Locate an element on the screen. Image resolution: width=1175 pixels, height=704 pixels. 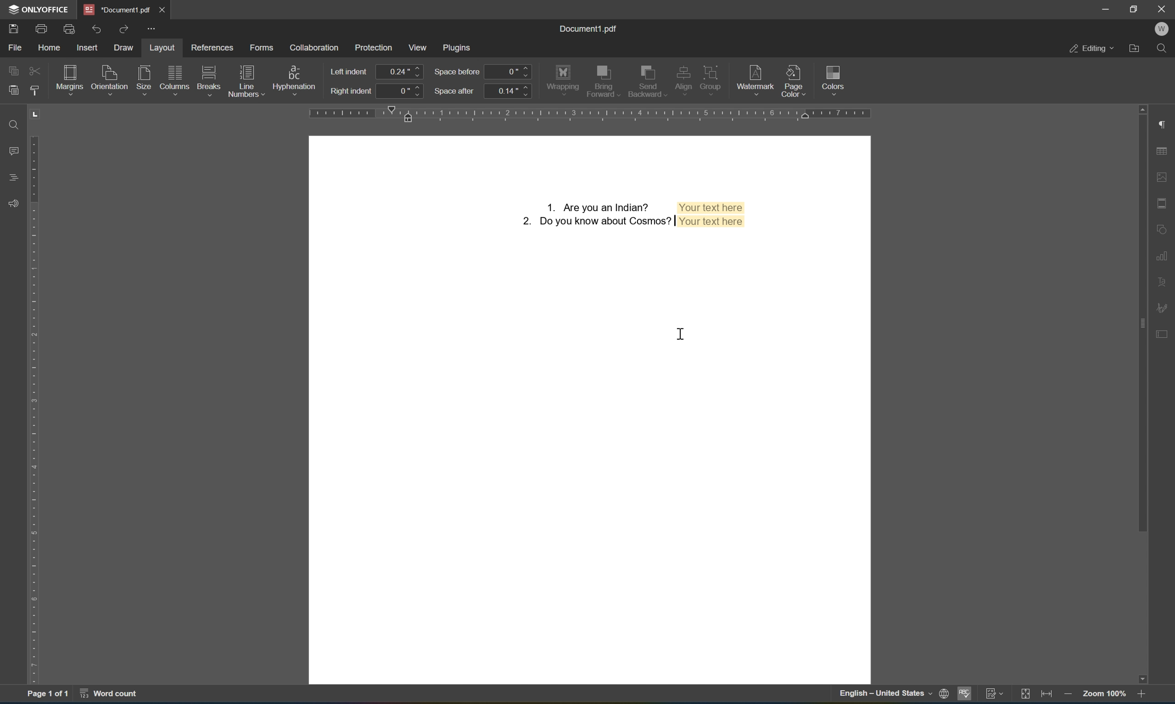
fit to width is located at coordinates (1046, 695).